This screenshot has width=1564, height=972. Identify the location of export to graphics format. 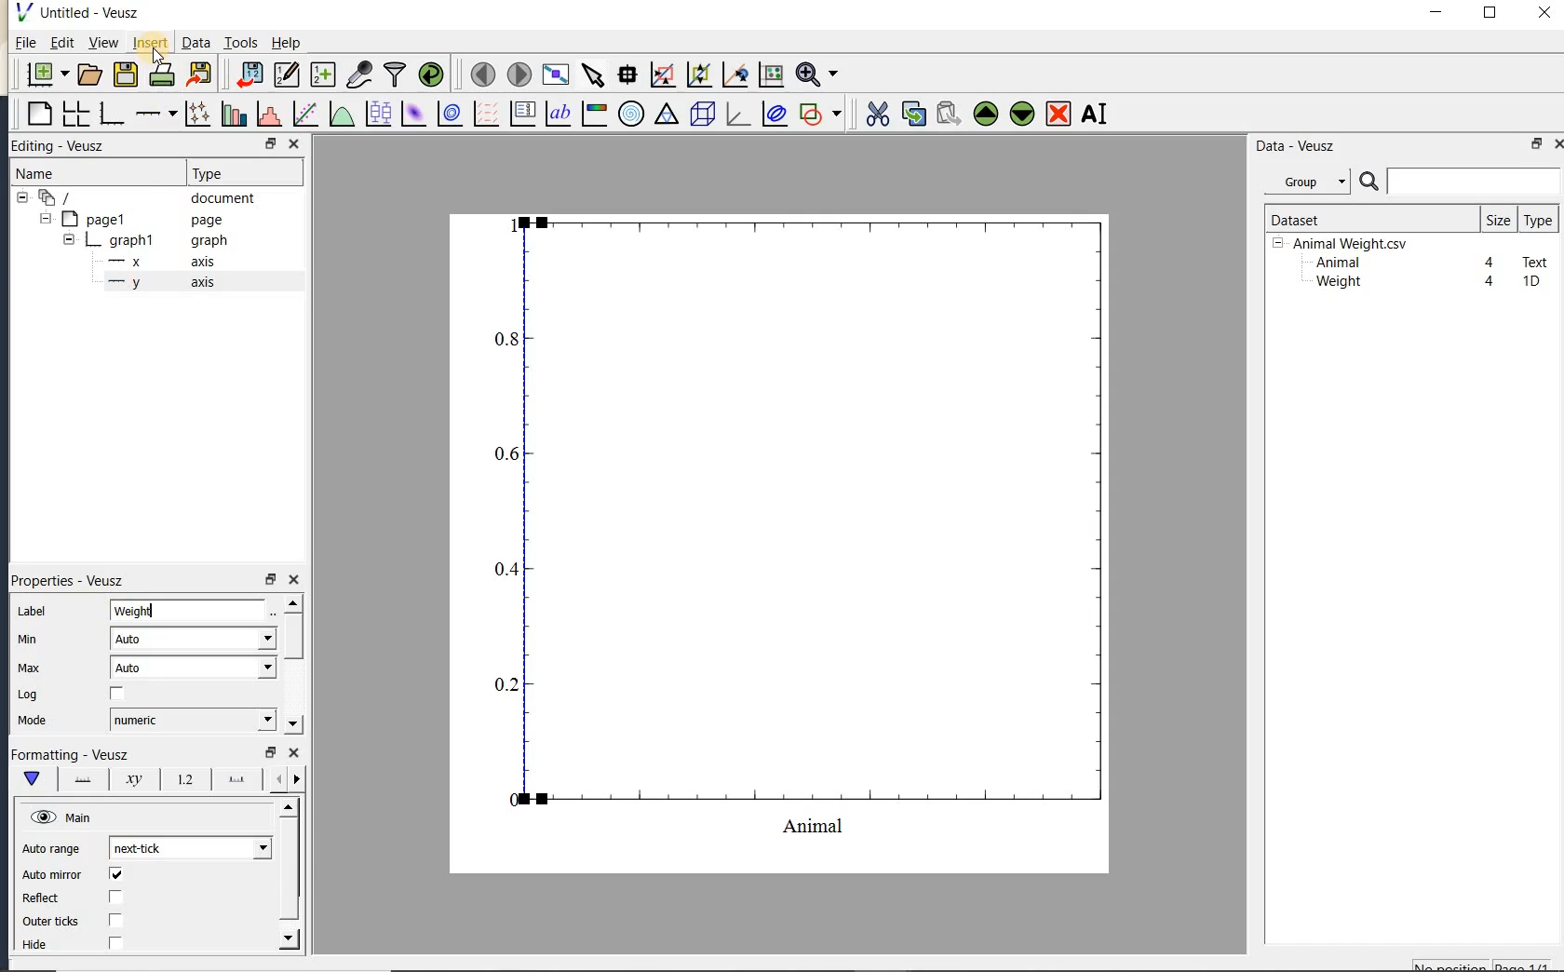
(200, 73).